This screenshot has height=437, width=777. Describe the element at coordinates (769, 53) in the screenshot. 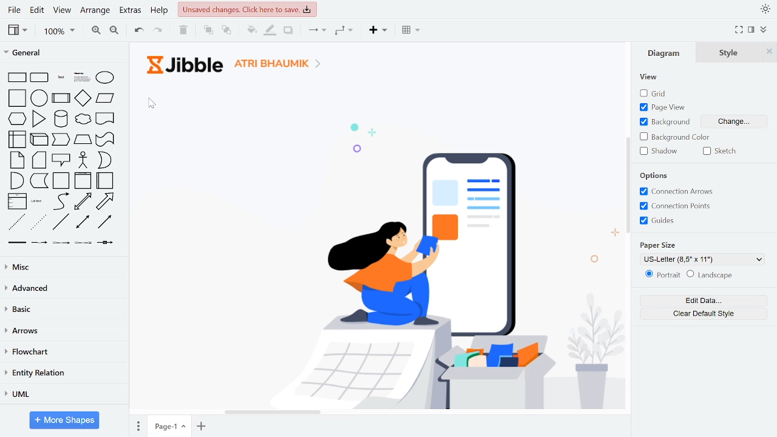

I see `close` at that location.